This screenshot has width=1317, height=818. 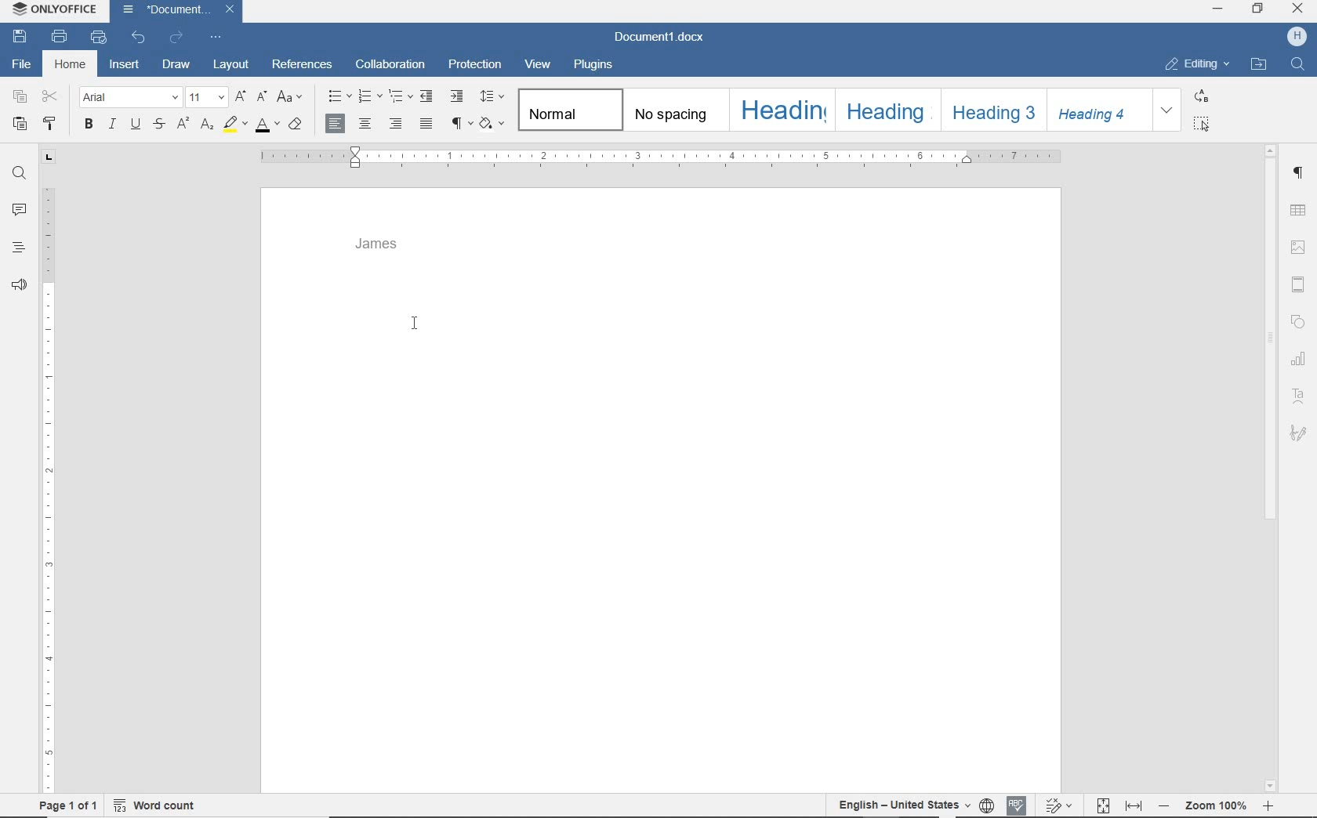 What do you see at coordinates (89, 125) in the screenshot?
I see `bold` at bounding box center [89, 125].